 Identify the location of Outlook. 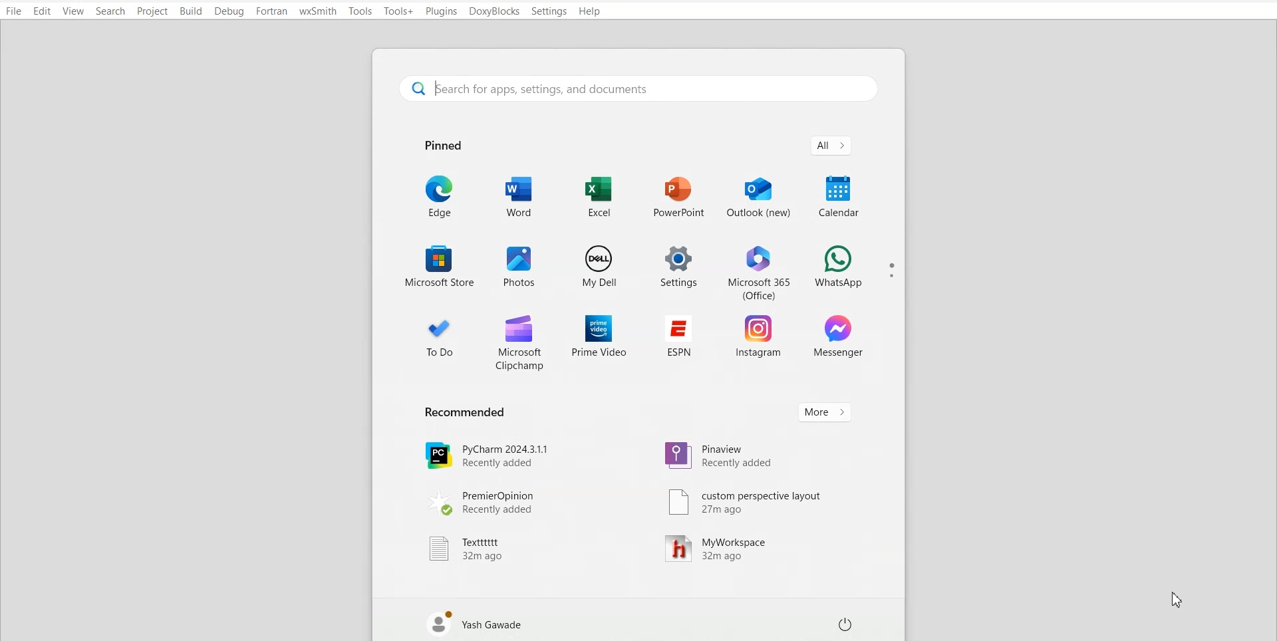
(760, 196).